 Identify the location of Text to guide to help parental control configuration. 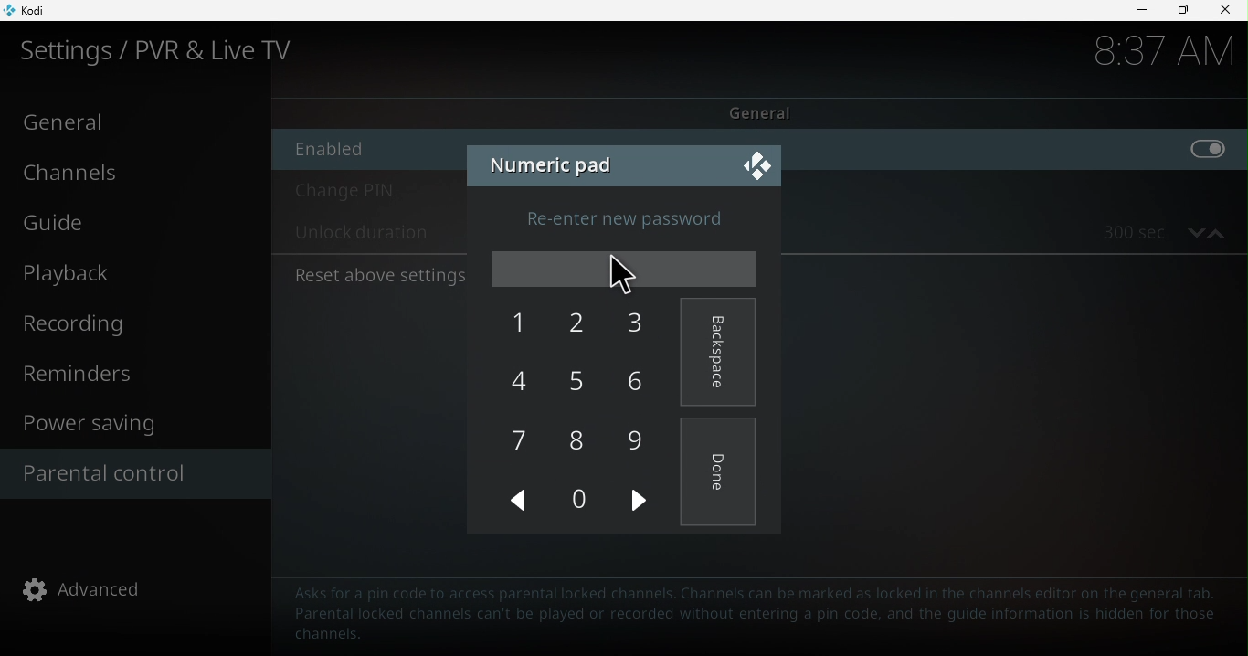
(756, 614).